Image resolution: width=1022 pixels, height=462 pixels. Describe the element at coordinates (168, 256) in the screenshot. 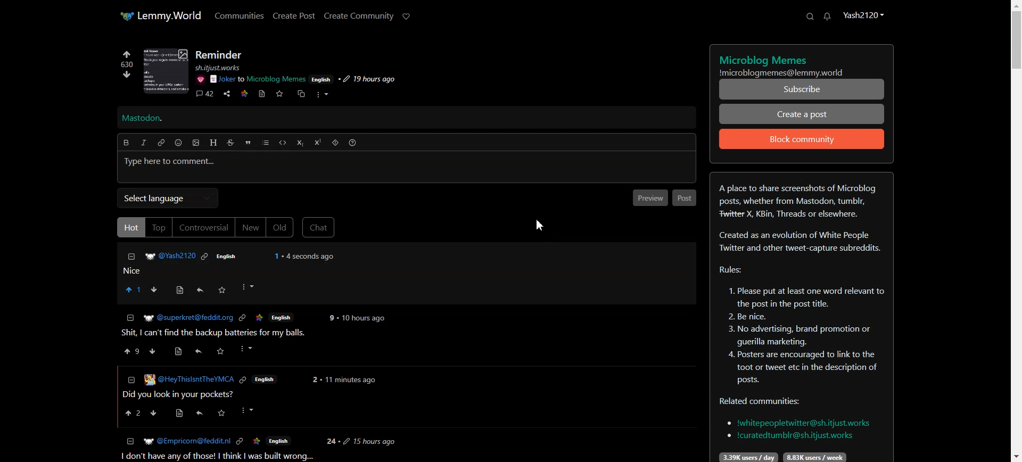

I see `` at that location.